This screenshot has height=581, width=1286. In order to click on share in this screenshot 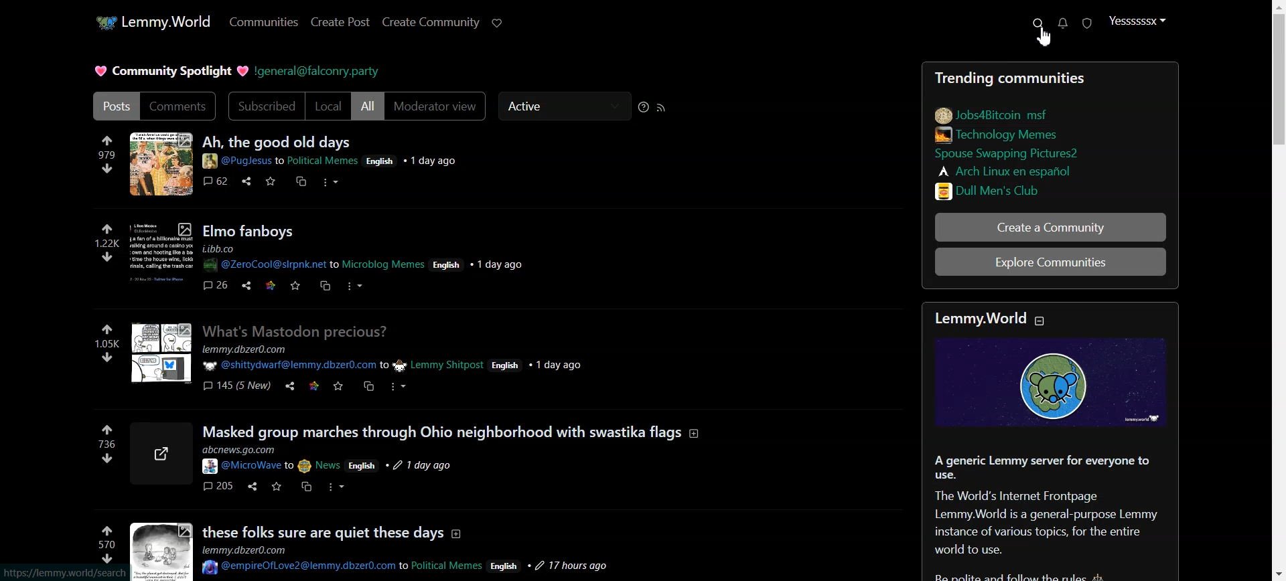, I will do `click(245, 284)`.